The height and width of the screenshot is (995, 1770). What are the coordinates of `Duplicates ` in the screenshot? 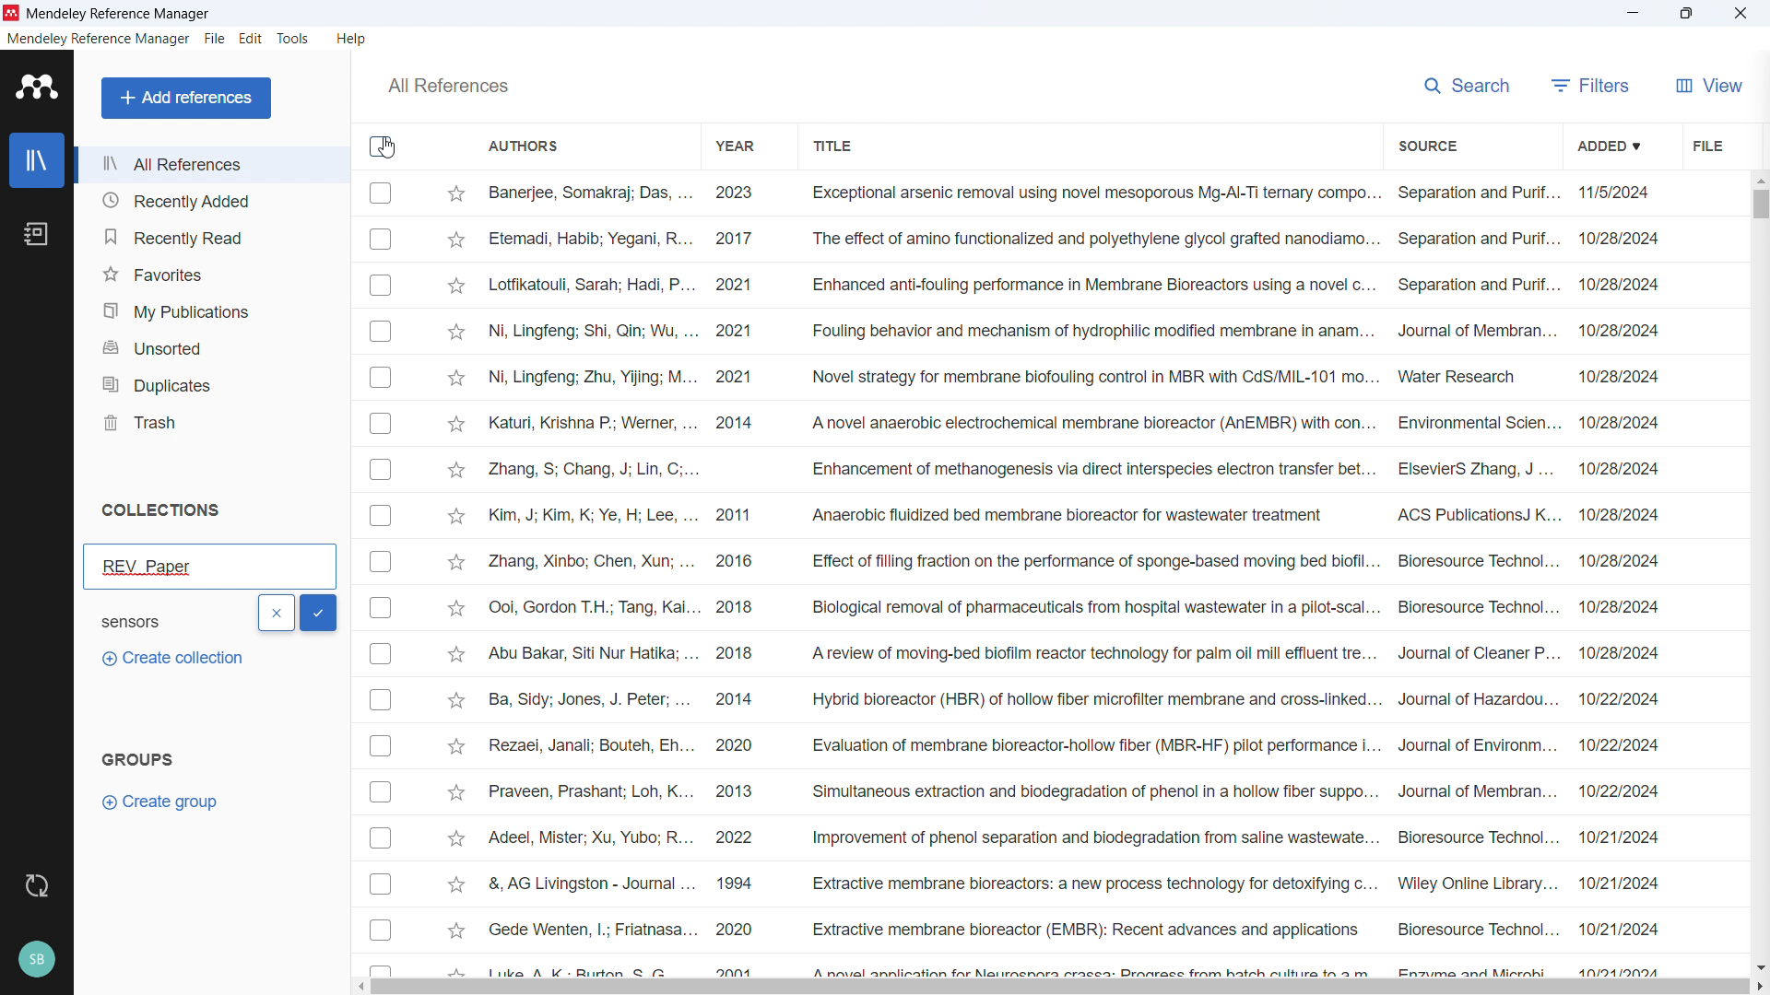 It's located at (210, 383).